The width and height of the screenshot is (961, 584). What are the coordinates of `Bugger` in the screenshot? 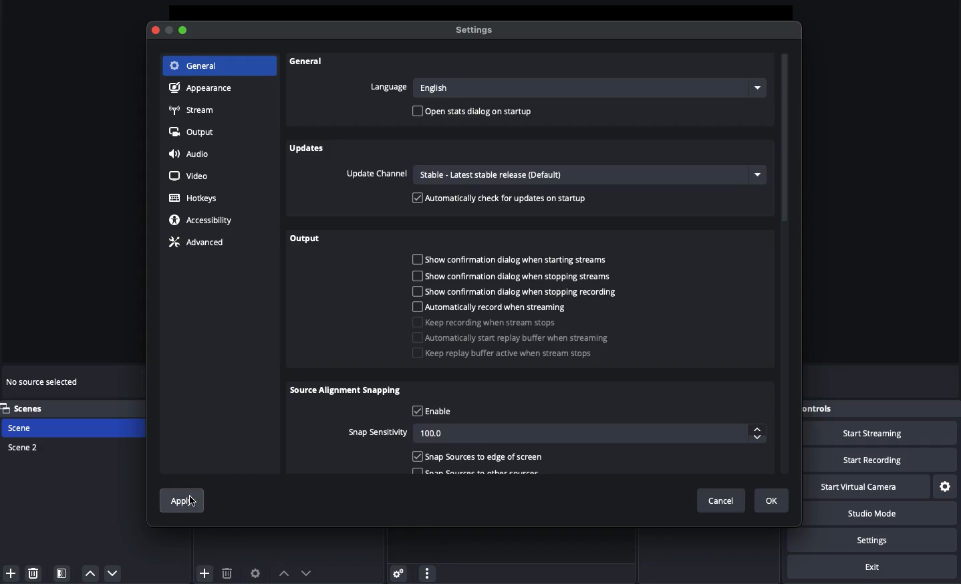 It's located at (519, 346).